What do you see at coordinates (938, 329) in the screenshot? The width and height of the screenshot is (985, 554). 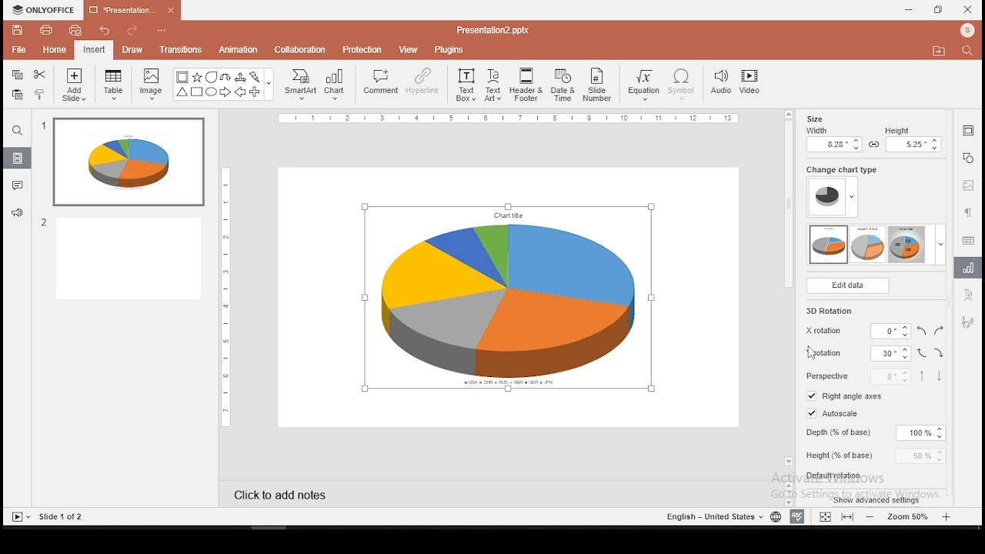 I see `right` at bounding box center [938, 329].